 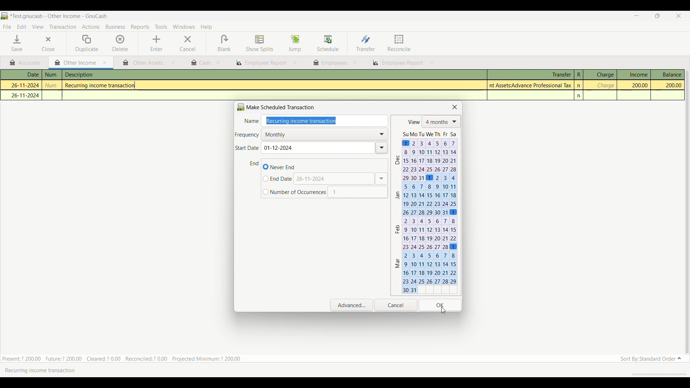 What do you see at coordinates (278, 107) in the screenshot?
I see `Make Scheduled Transaction` at bounding box center [278, 107].